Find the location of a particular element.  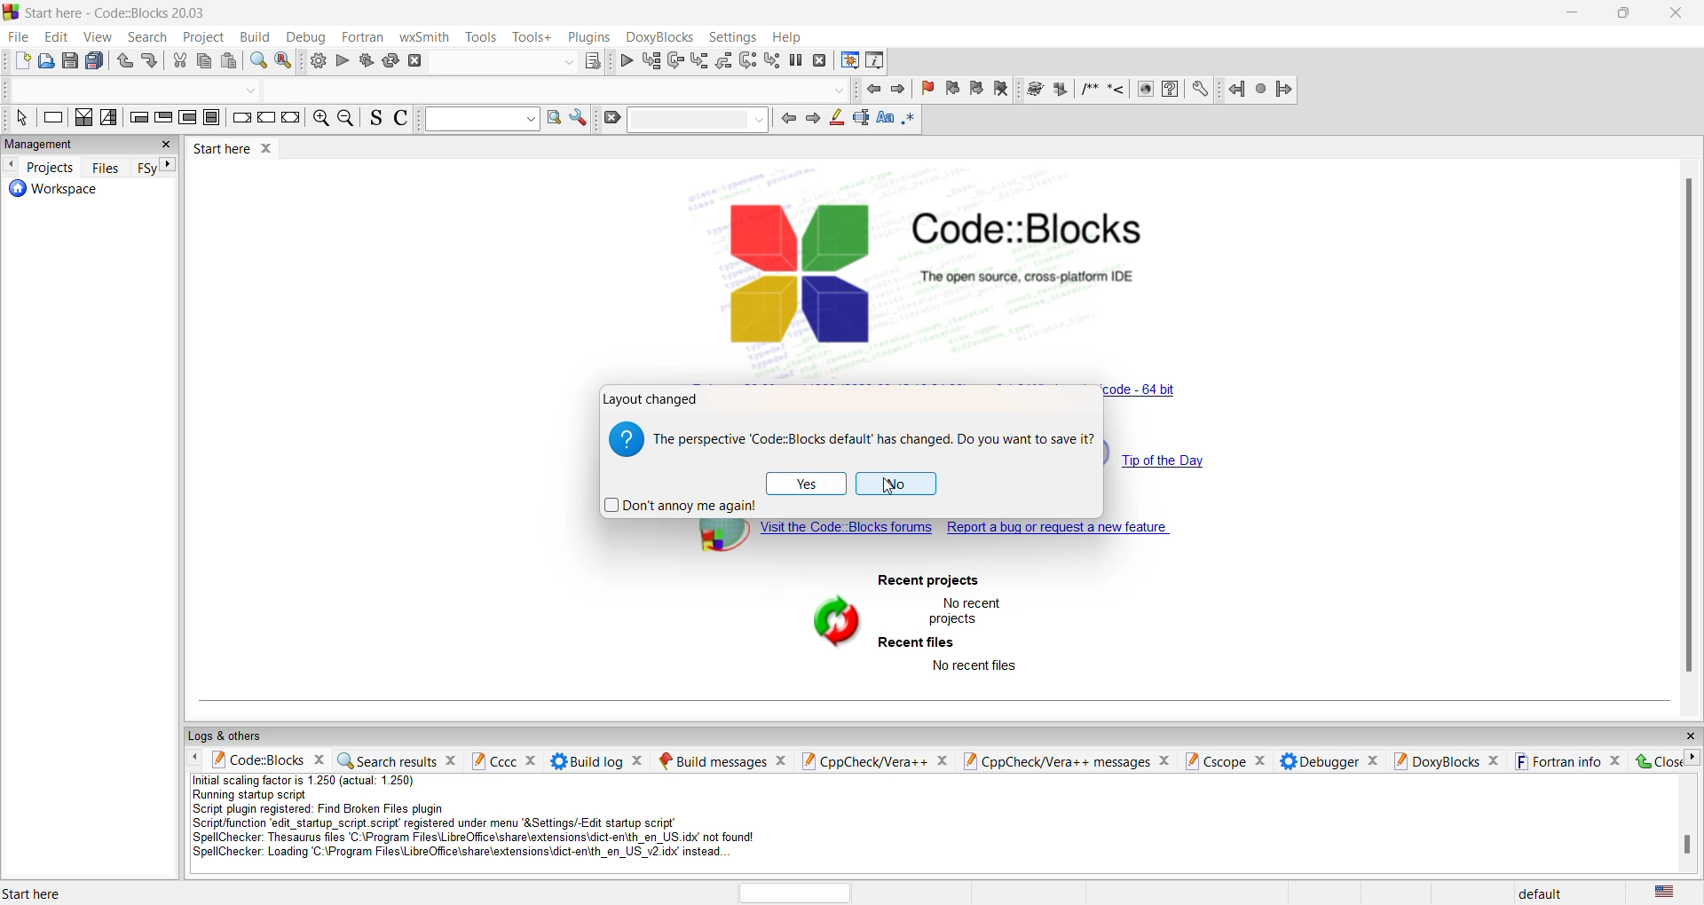

previous bookmark is located at coordinates (951, 90).